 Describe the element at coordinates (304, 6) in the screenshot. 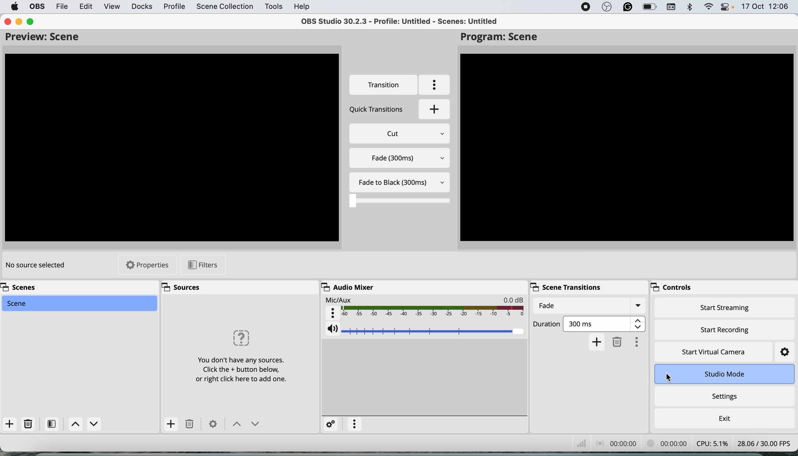

I see `help` at that location.